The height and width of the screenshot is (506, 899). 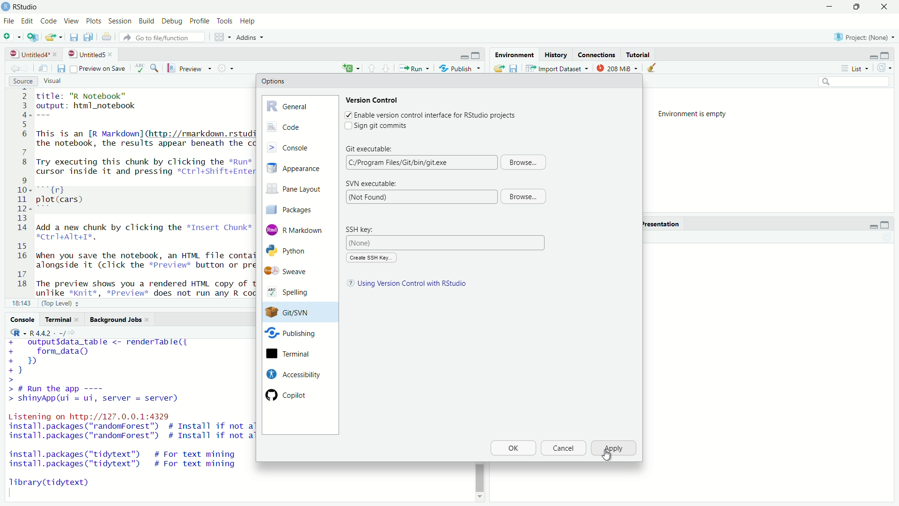 I want to click on Project: (None) , so click(x=862, y=36).